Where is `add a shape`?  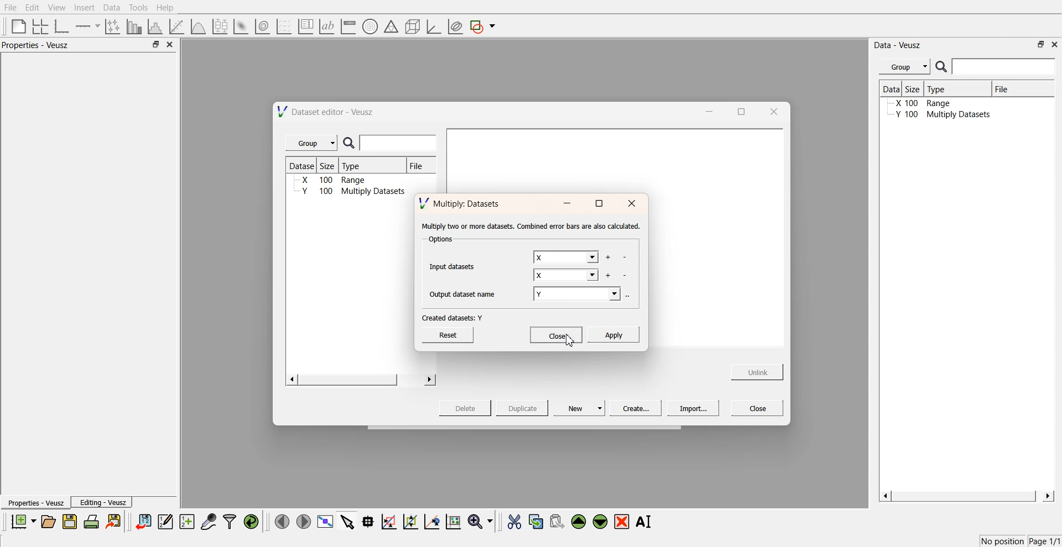 add a shape is located at coordinates (483, 27).